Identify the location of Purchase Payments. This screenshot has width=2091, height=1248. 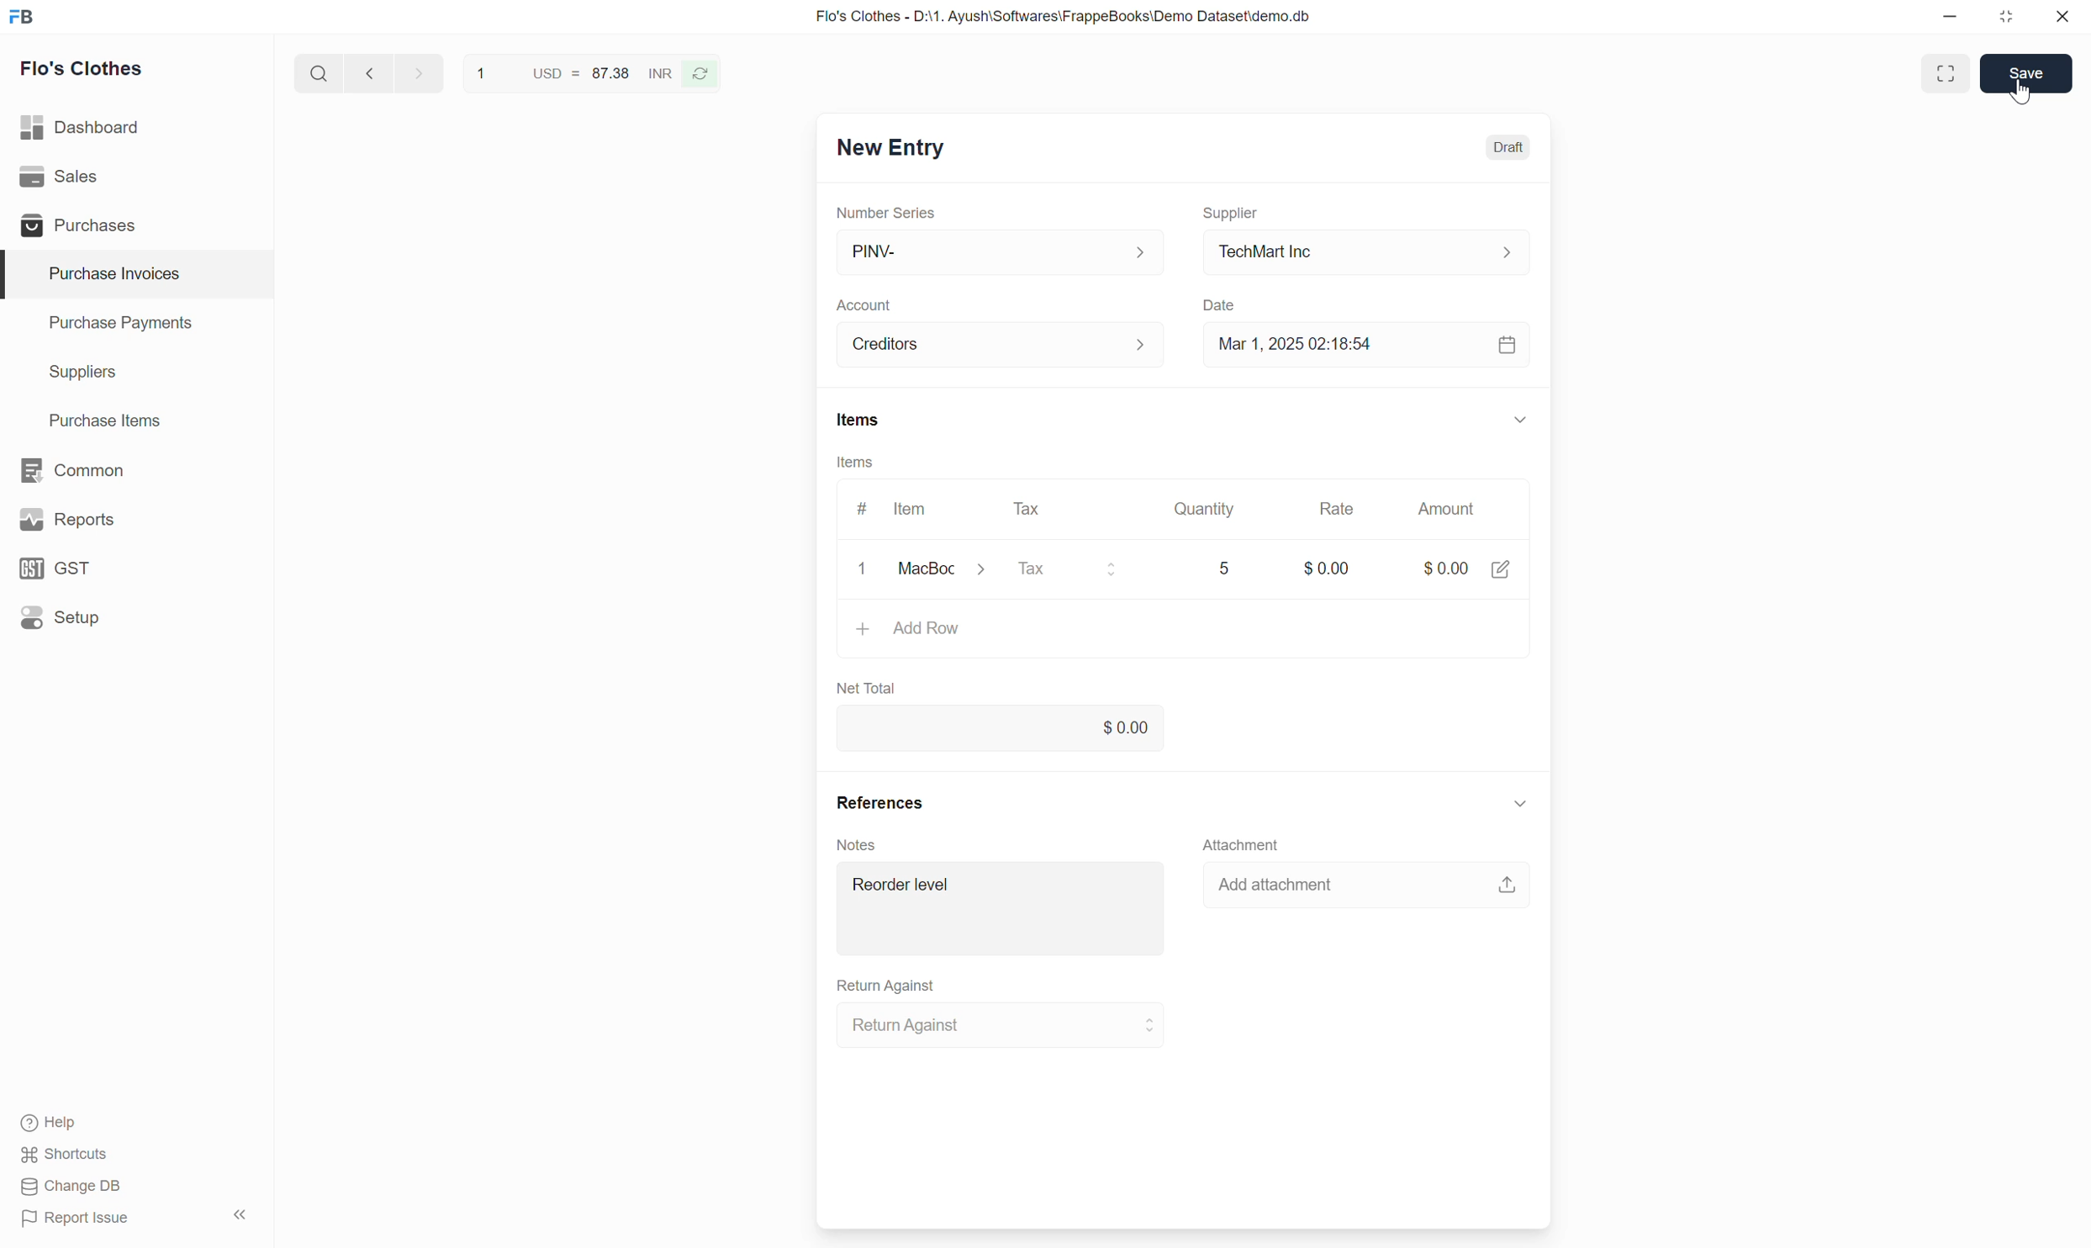
(137, 324).